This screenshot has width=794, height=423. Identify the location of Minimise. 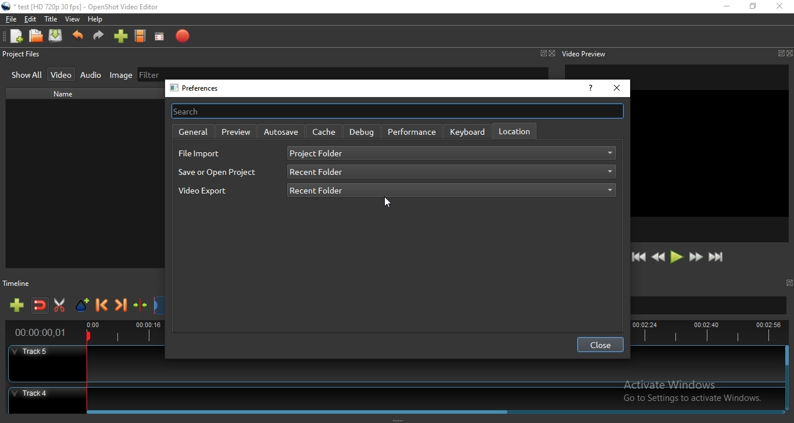
(726, 7).